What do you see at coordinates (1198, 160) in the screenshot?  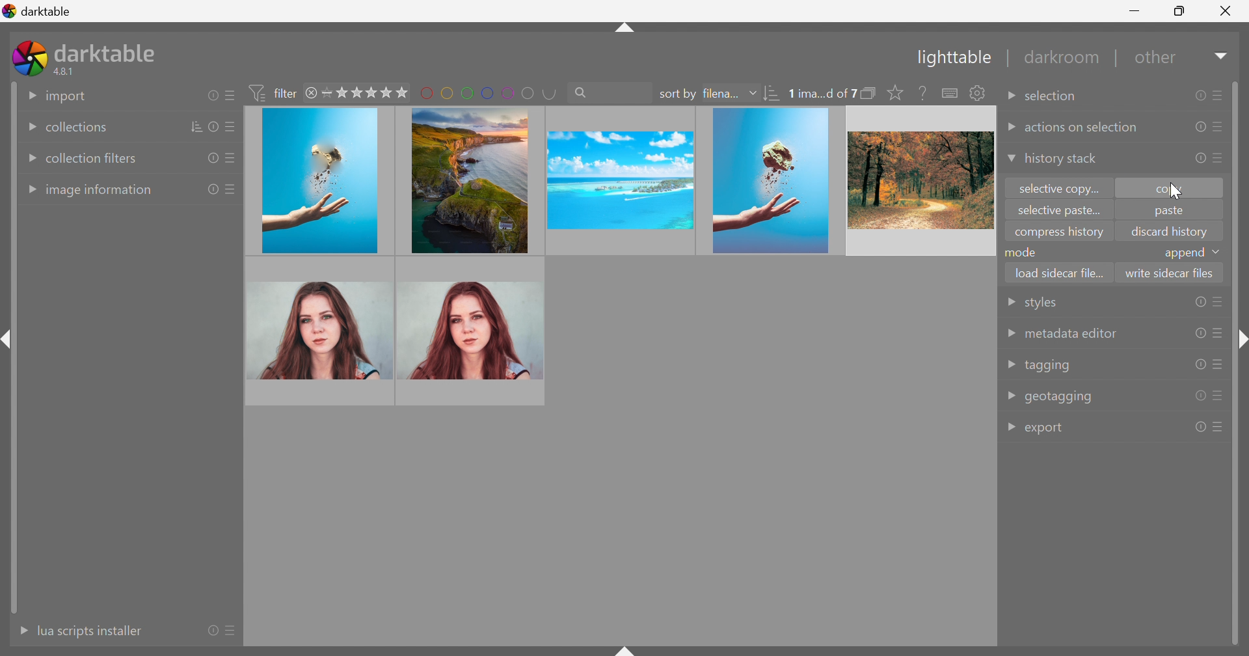 I see `reset` at bounding box center [1198, 160].